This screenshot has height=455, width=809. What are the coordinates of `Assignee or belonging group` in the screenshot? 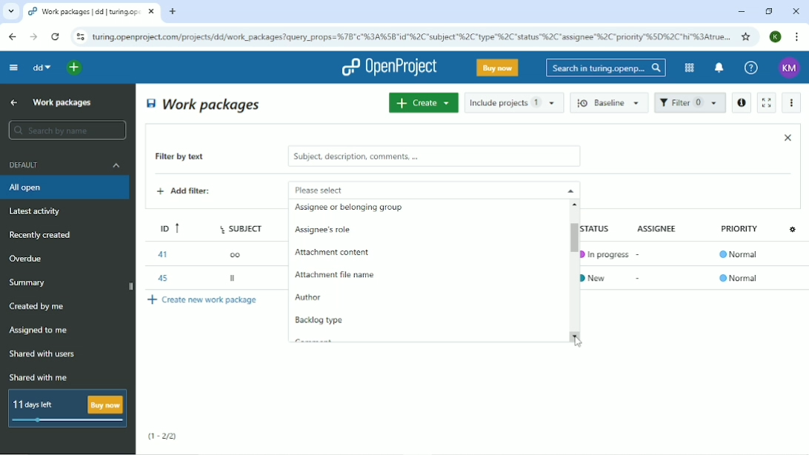 It's located at (349, 211).